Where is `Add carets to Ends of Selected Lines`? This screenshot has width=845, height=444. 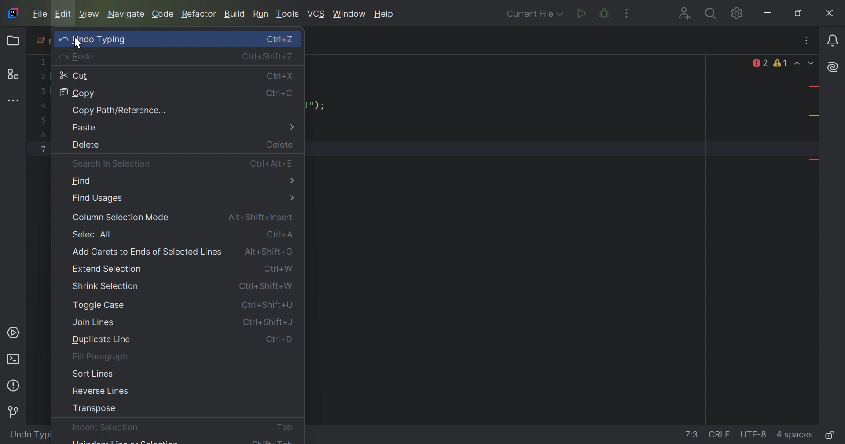
Add carets to Ends of Selected Lines is located at coordinates (148, 252).